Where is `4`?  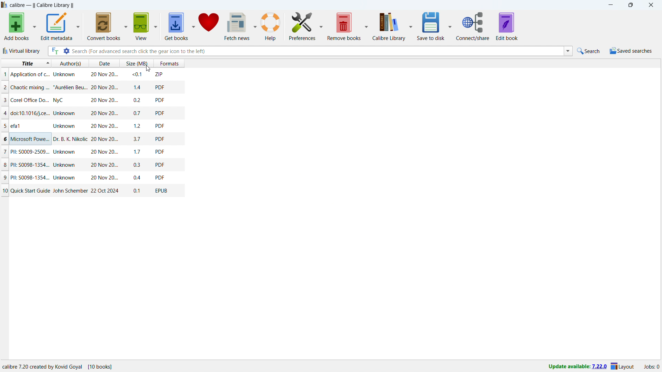
4 is located at coordinates (4, 113).